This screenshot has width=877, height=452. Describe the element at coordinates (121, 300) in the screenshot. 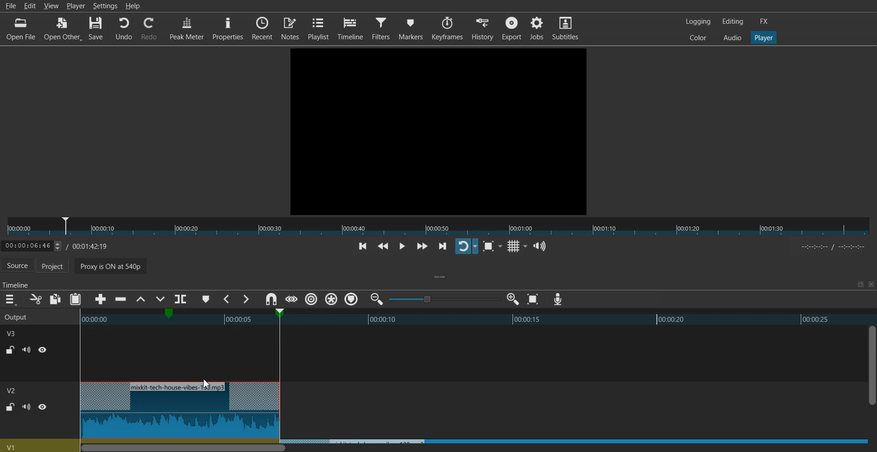

I see `Ripple delete` at that location.